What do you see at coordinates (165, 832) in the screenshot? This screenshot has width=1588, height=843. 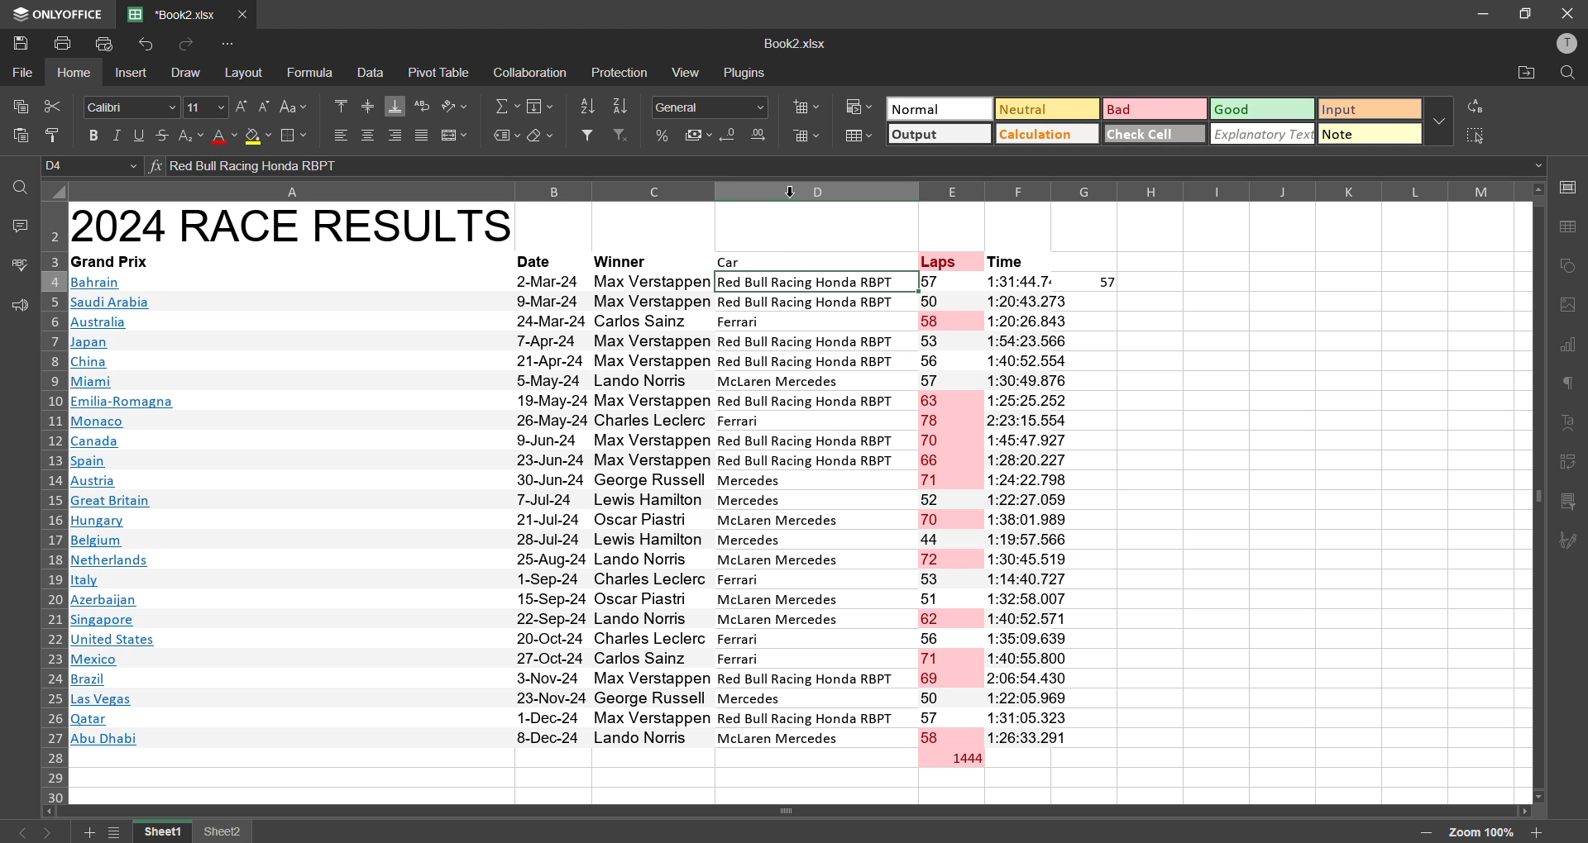 I see `sheet  name` at bounding box center [165, 832].